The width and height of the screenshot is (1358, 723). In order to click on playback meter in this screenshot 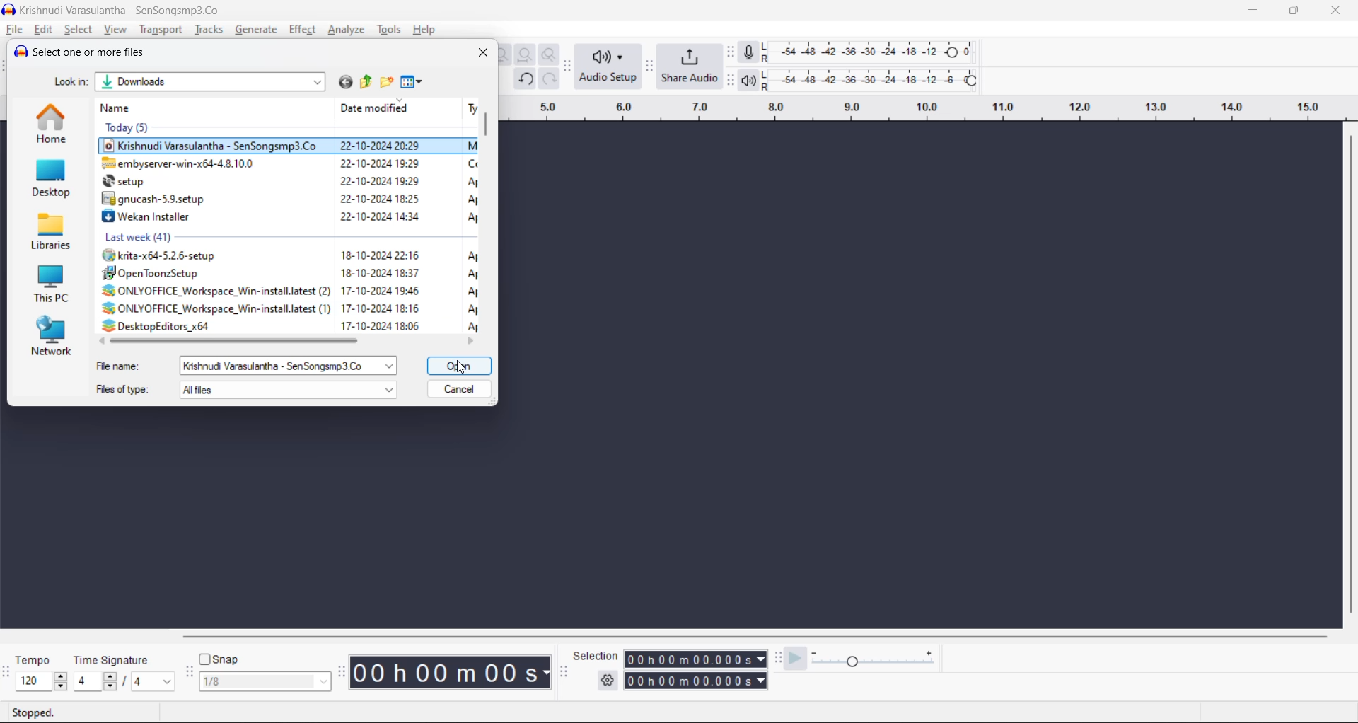, I will do `click(755, 80)`.